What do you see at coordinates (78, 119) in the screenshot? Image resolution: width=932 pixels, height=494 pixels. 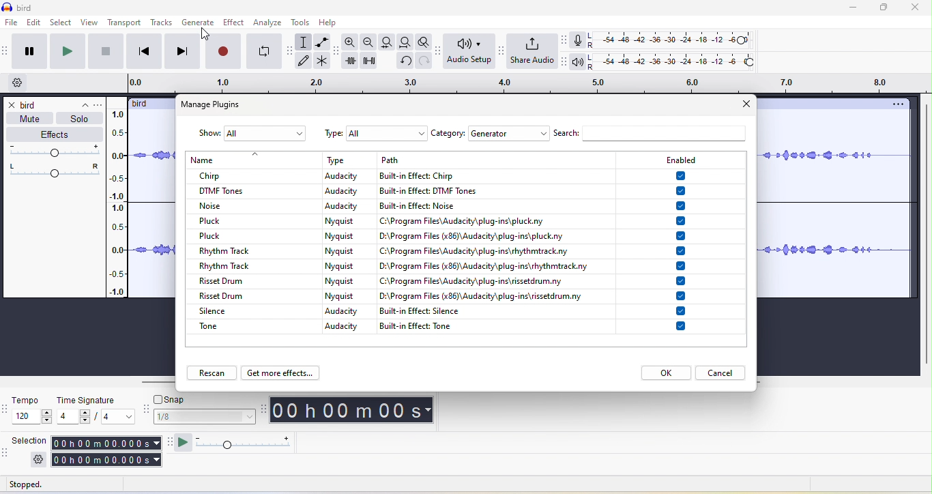 I see `solo` at bounding box center [78, 119].